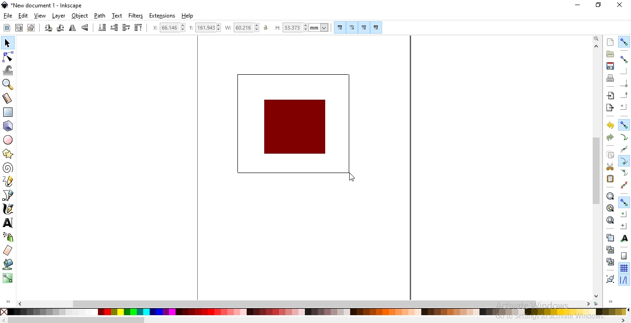 This screenshot has height=323, width=631. I want to click on spray objects by sculpting or painting, so click(8, 237).